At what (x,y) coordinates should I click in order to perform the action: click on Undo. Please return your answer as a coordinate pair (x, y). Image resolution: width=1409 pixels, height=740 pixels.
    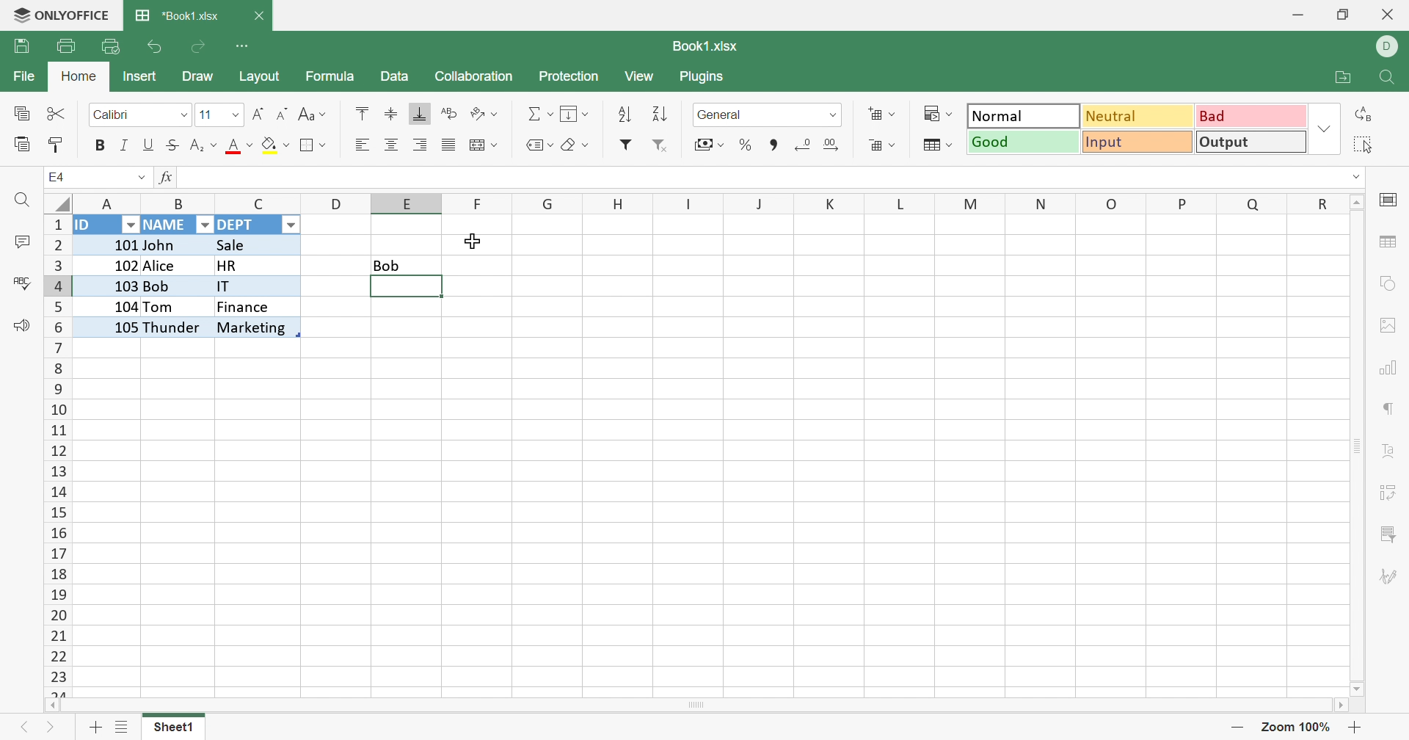
    Looking at the image, I should click on (153, 47).